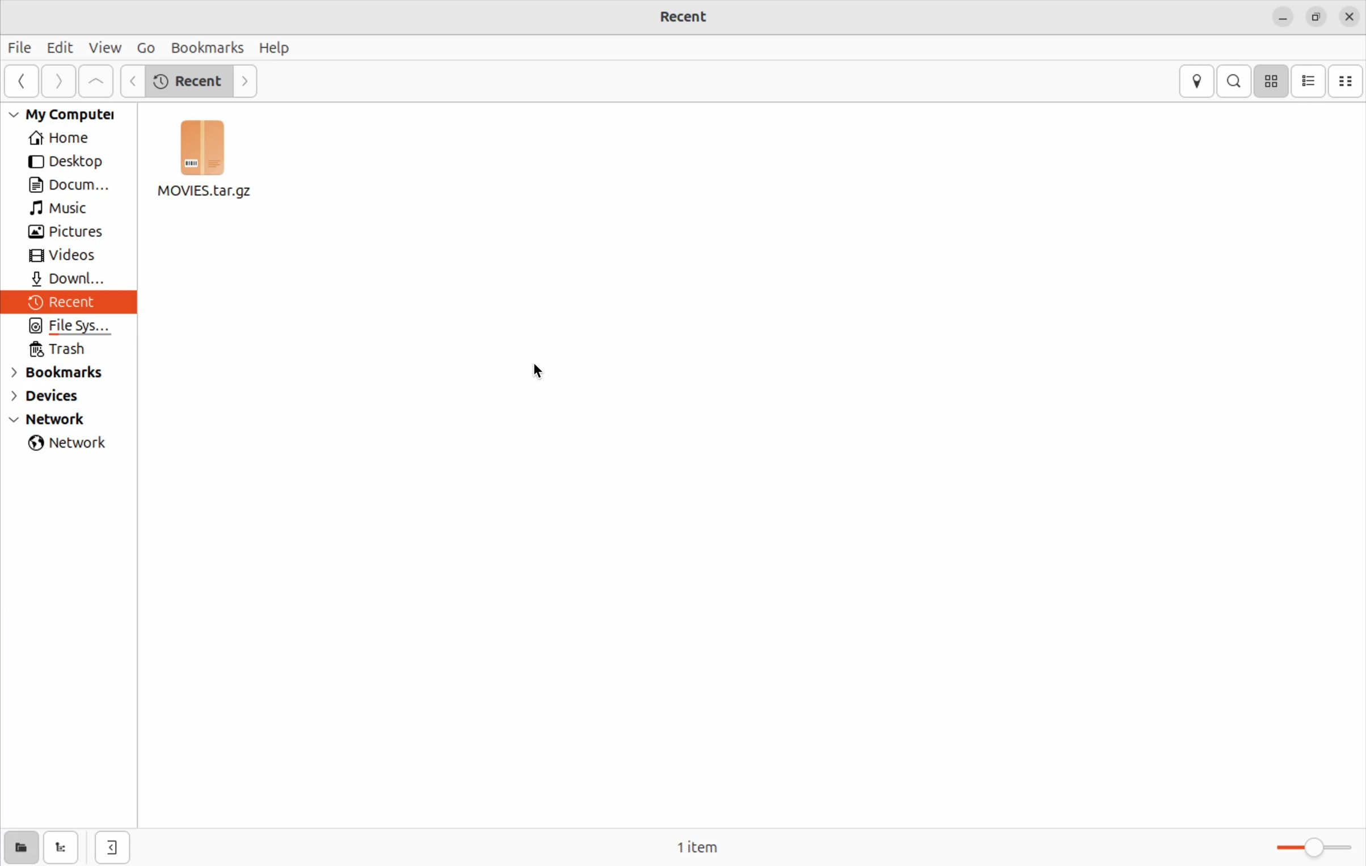 This screenshot has width=1366, height=866. Describe the element at coordinates (73, 115) in the screenshot. I see `my computer` at that location.